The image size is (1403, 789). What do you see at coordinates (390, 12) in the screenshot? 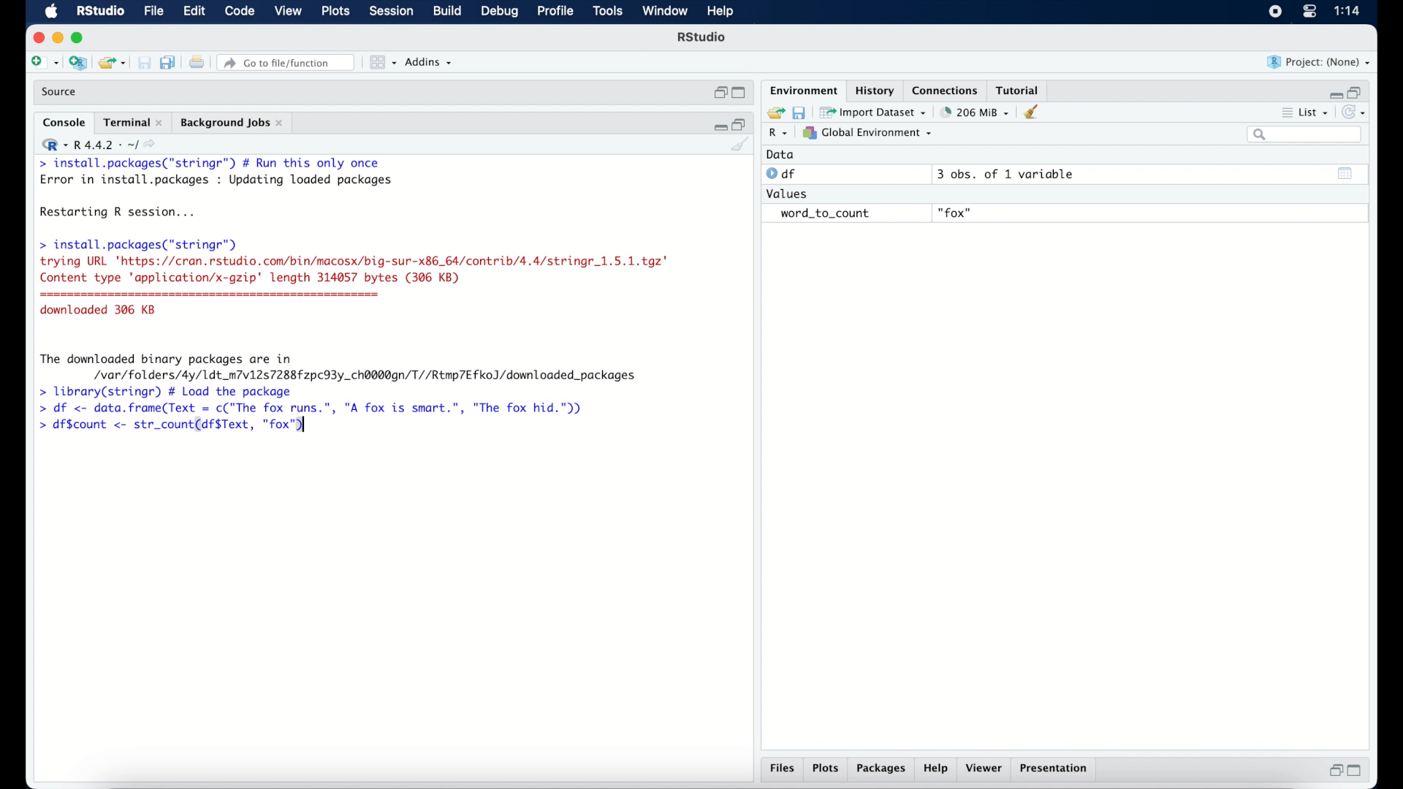
I see `session` at bounding box center [390, 12].